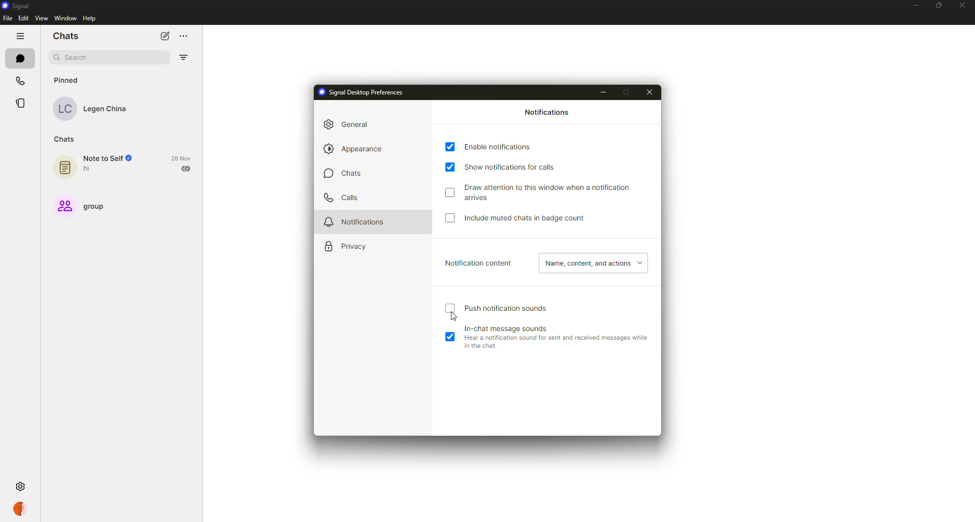 Image resolution: width=975 pixels, height=522 pixels. What do you see at coordinates (43, 19) in the screenshot?
I see `view` at bounding box center [43, 19].